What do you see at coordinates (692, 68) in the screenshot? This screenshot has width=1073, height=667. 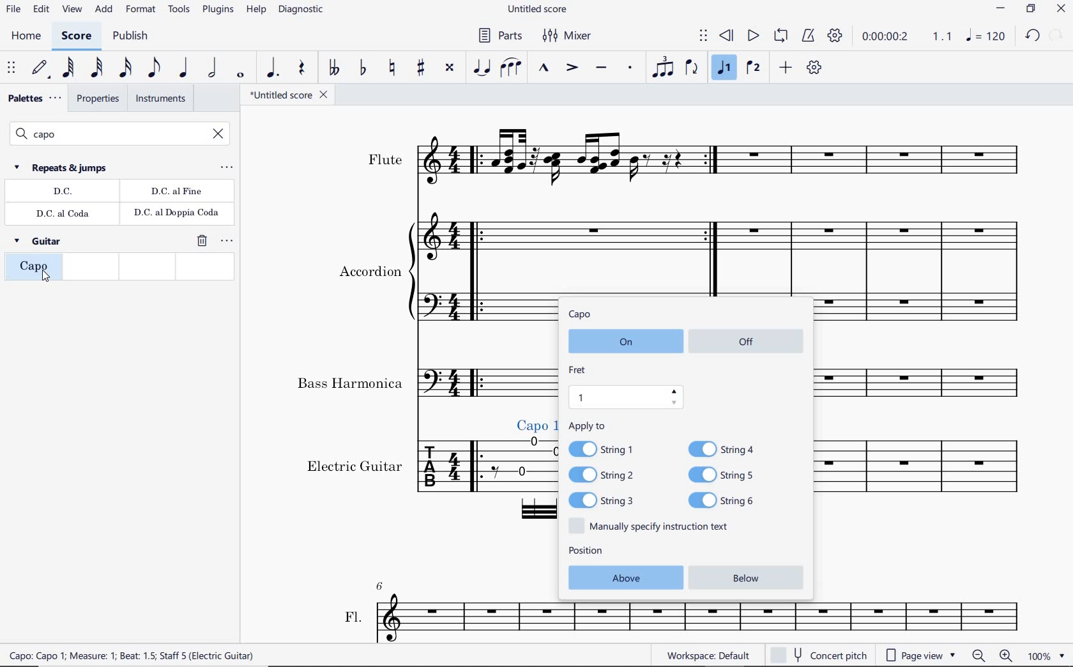 I see `flip direction` at bounding box center [692, 68].